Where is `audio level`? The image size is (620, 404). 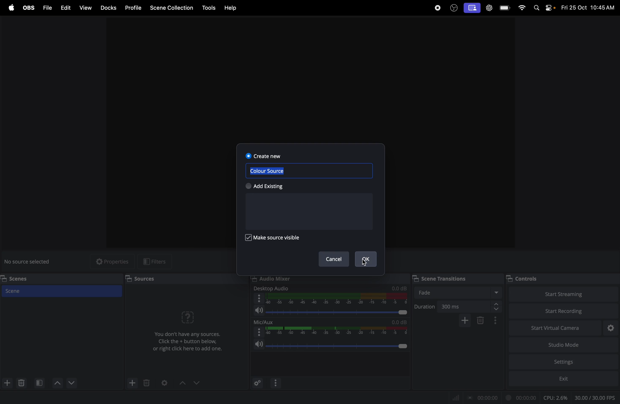
audio level is located at coordinates (330, 310).